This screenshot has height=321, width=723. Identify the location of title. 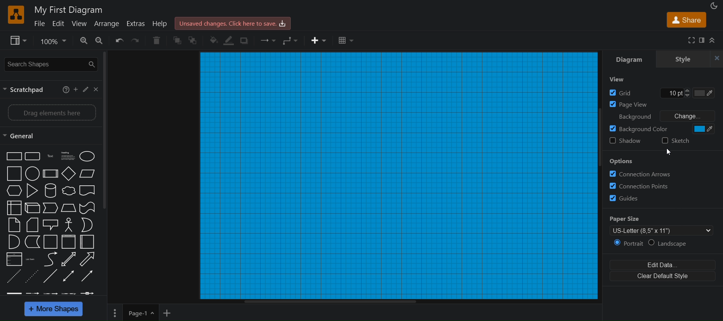
(68, 9).